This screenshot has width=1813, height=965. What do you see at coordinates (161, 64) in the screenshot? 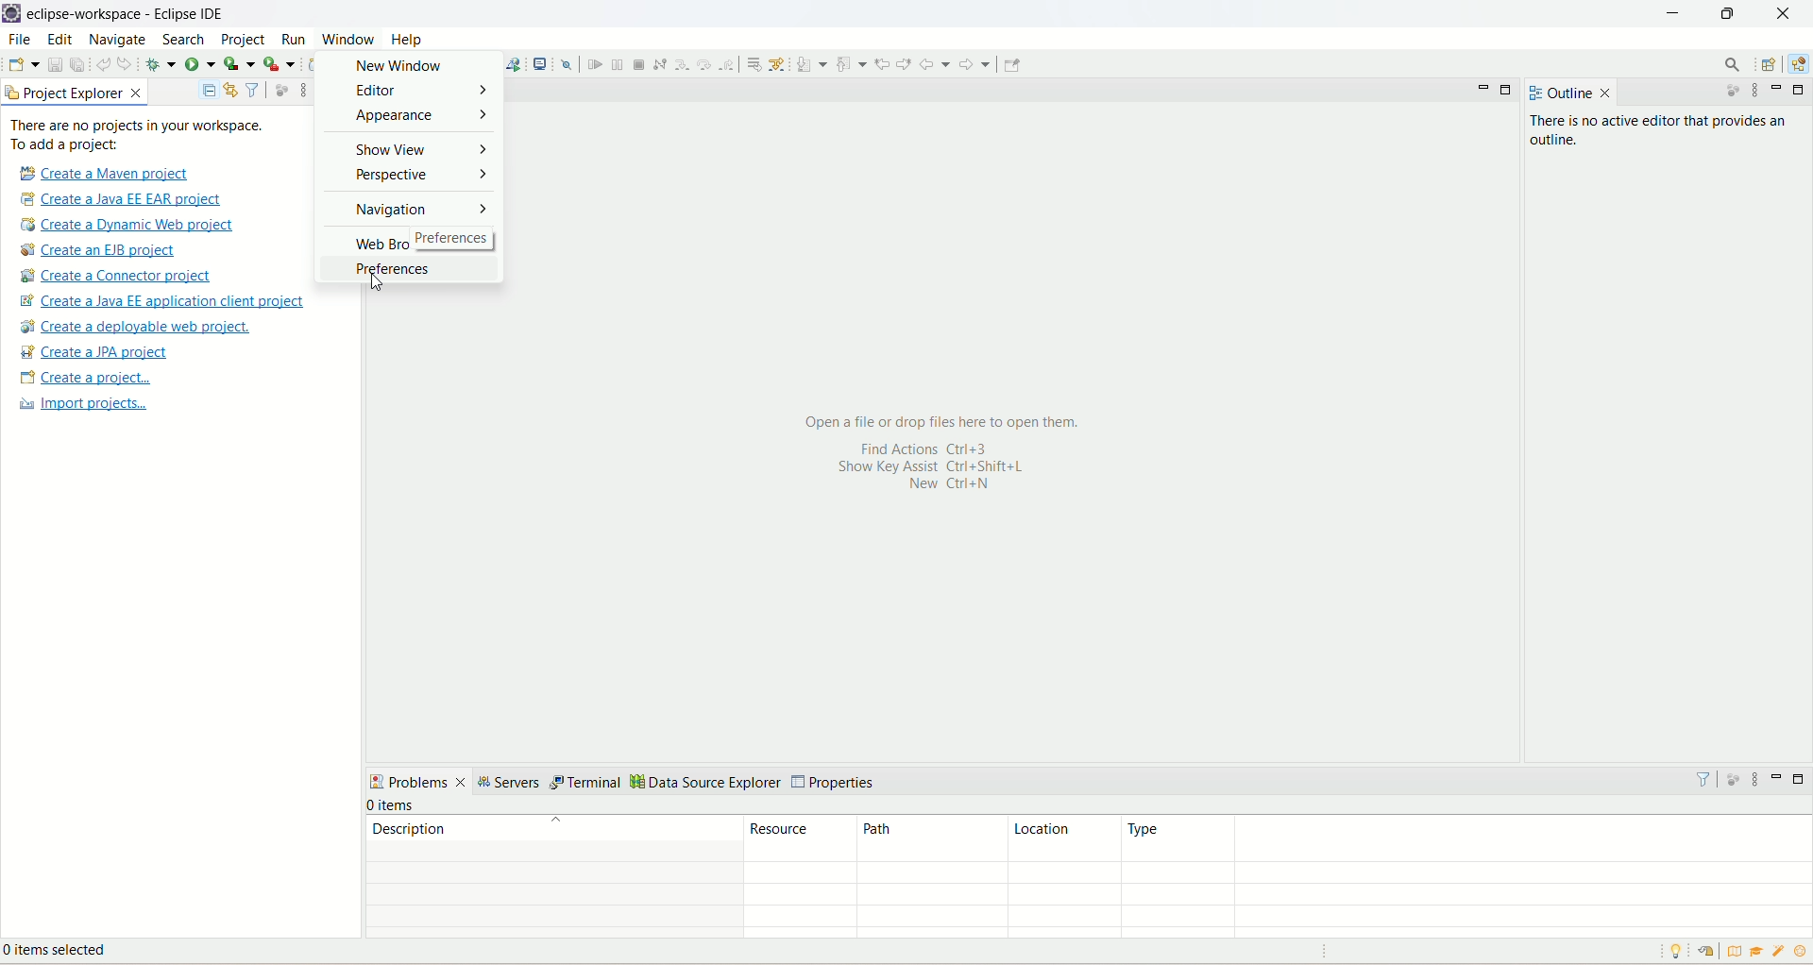
I see `debug` at bounding box center [161, 64].